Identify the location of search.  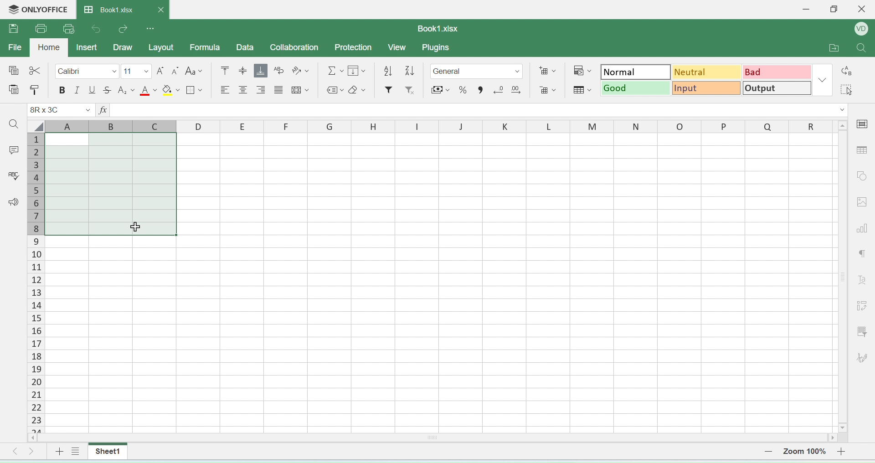
(859, 50).